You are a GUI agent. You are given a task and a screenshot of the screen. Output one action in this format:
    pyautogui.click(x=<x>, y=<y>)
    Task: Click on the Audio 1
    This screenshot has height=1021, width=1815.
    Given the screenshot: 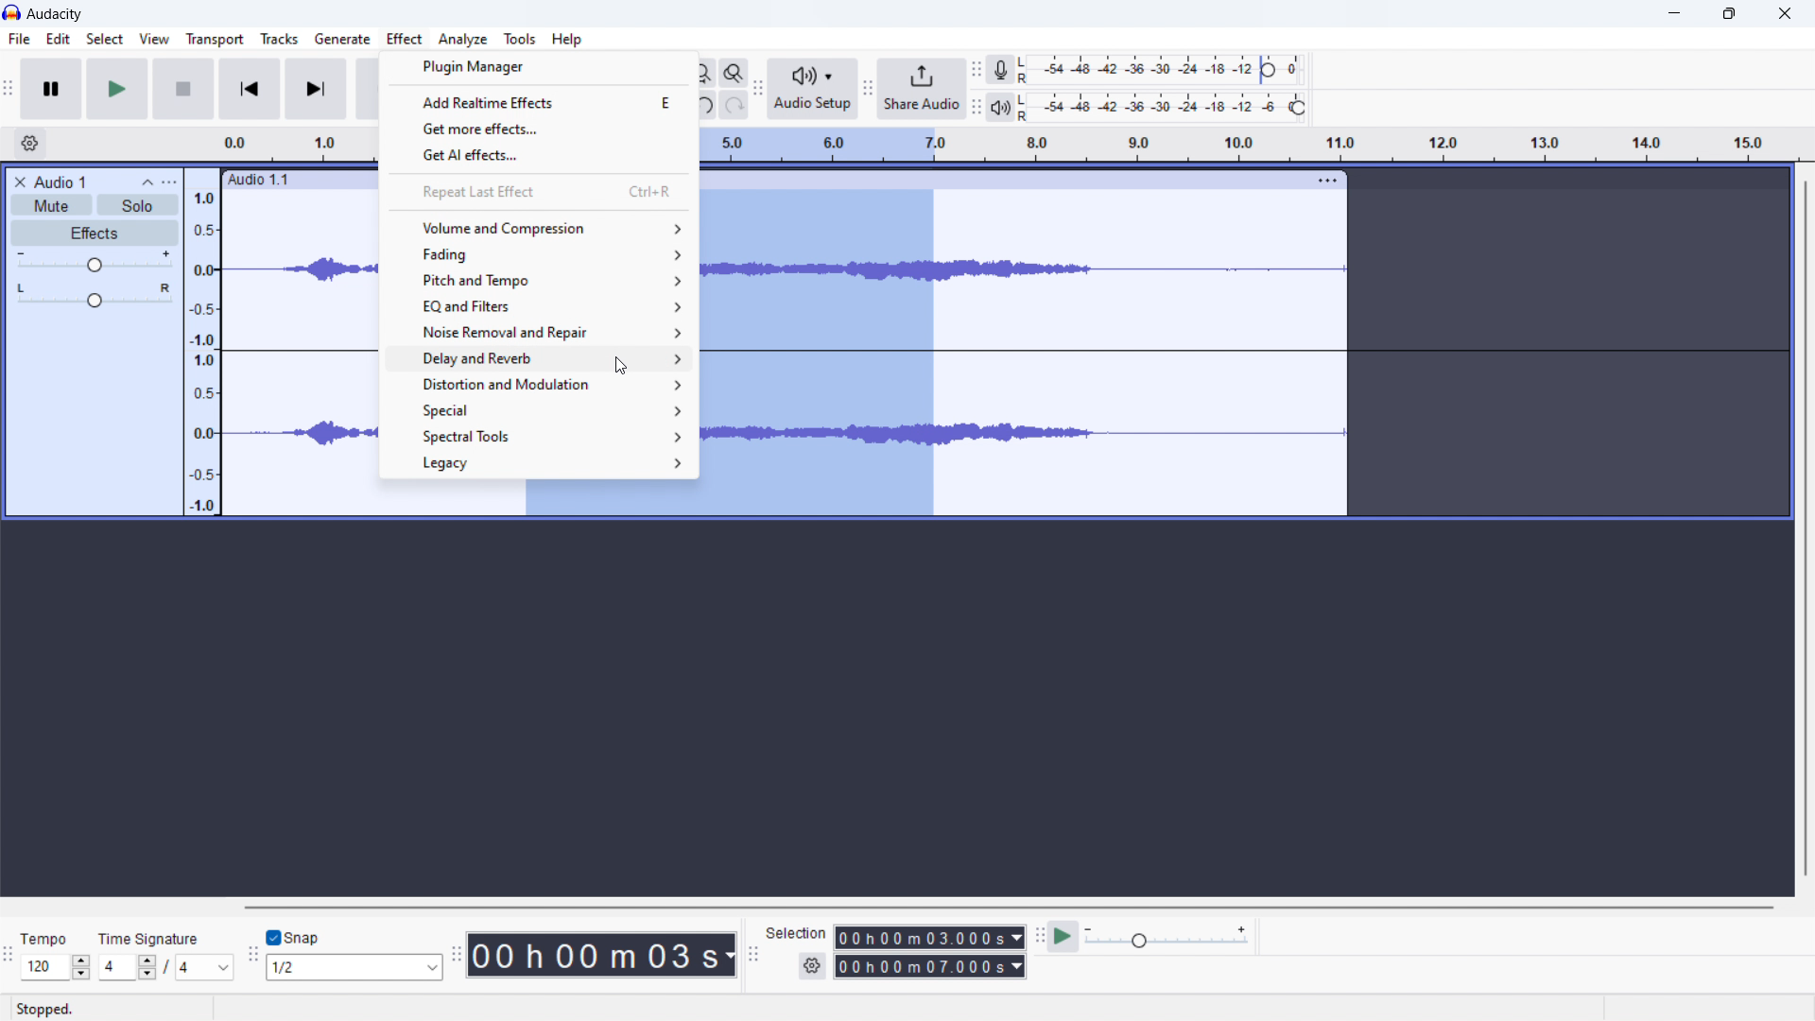 What is the action you would take?
    pyautogui.click(x=61, y=181)
    